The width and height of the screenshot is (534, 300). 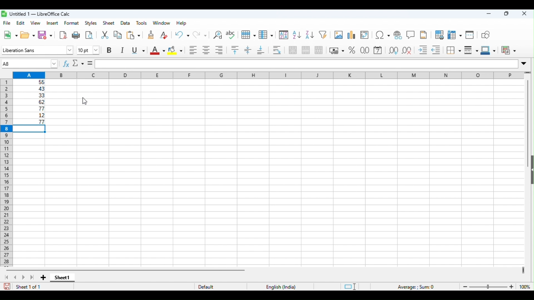 I want to click on insert hyperlink, so click(x=399, y=34).